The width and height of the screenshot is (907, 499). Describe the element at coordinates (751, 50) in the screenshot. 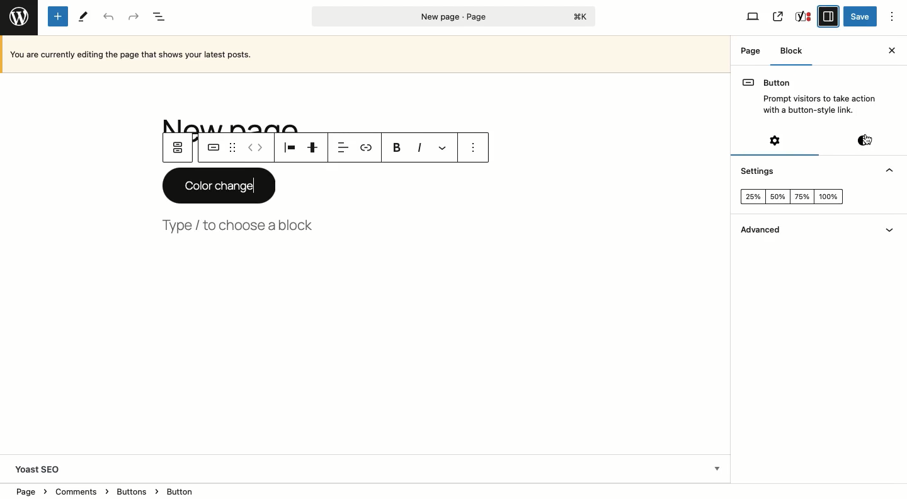

I see `Page` at that location.